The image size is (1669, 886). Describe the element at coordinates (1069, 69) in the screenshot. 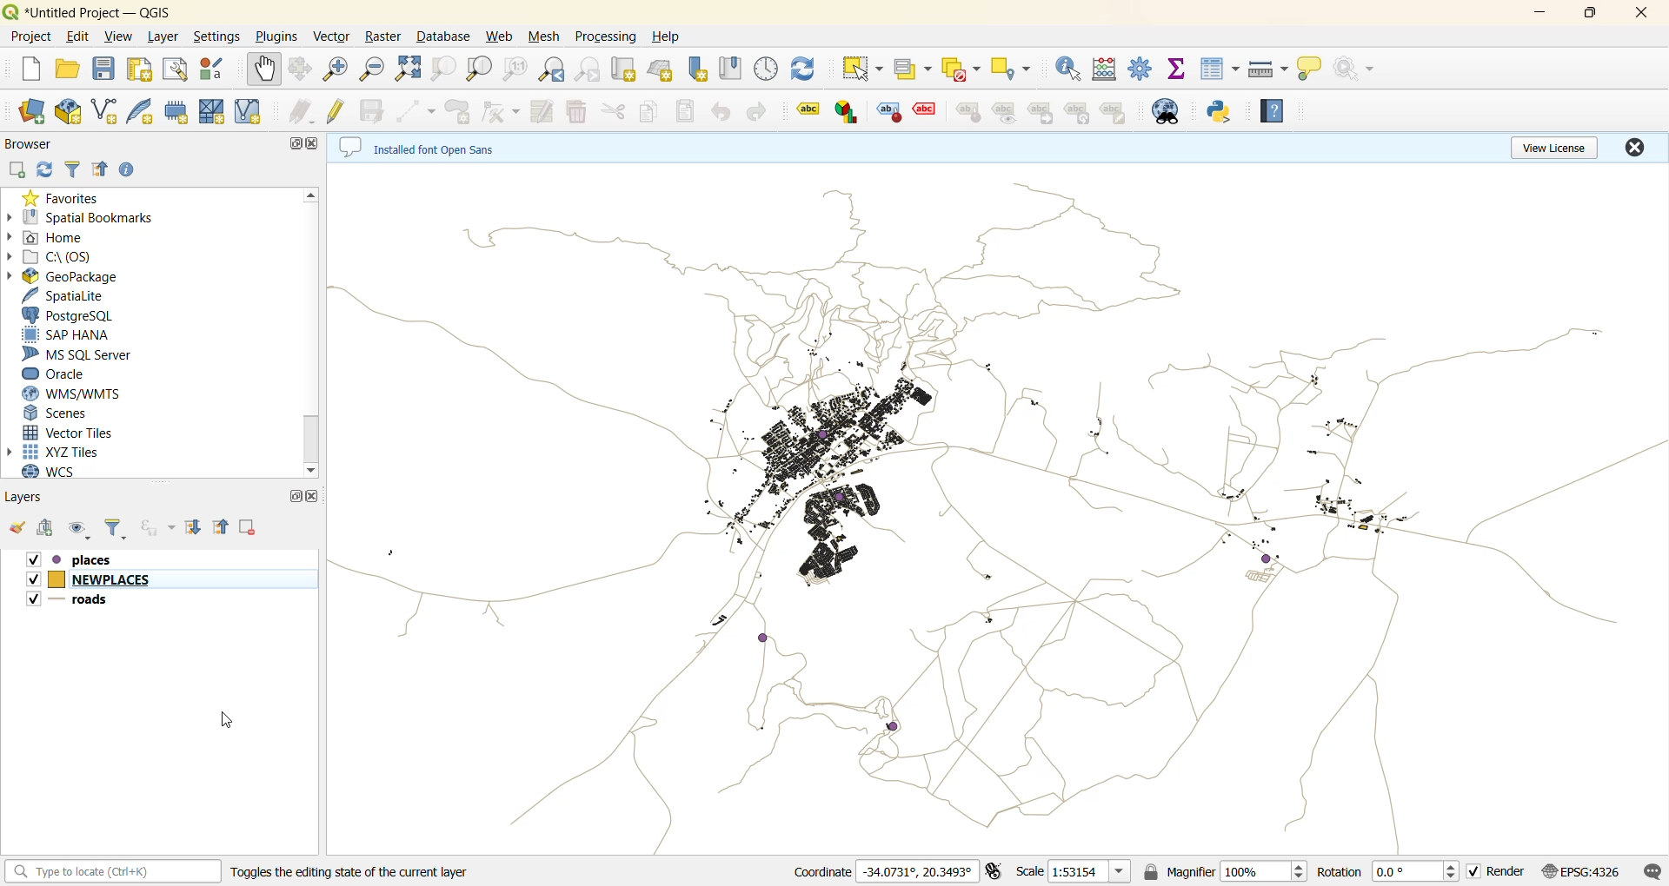

I see `identify features` at that location.